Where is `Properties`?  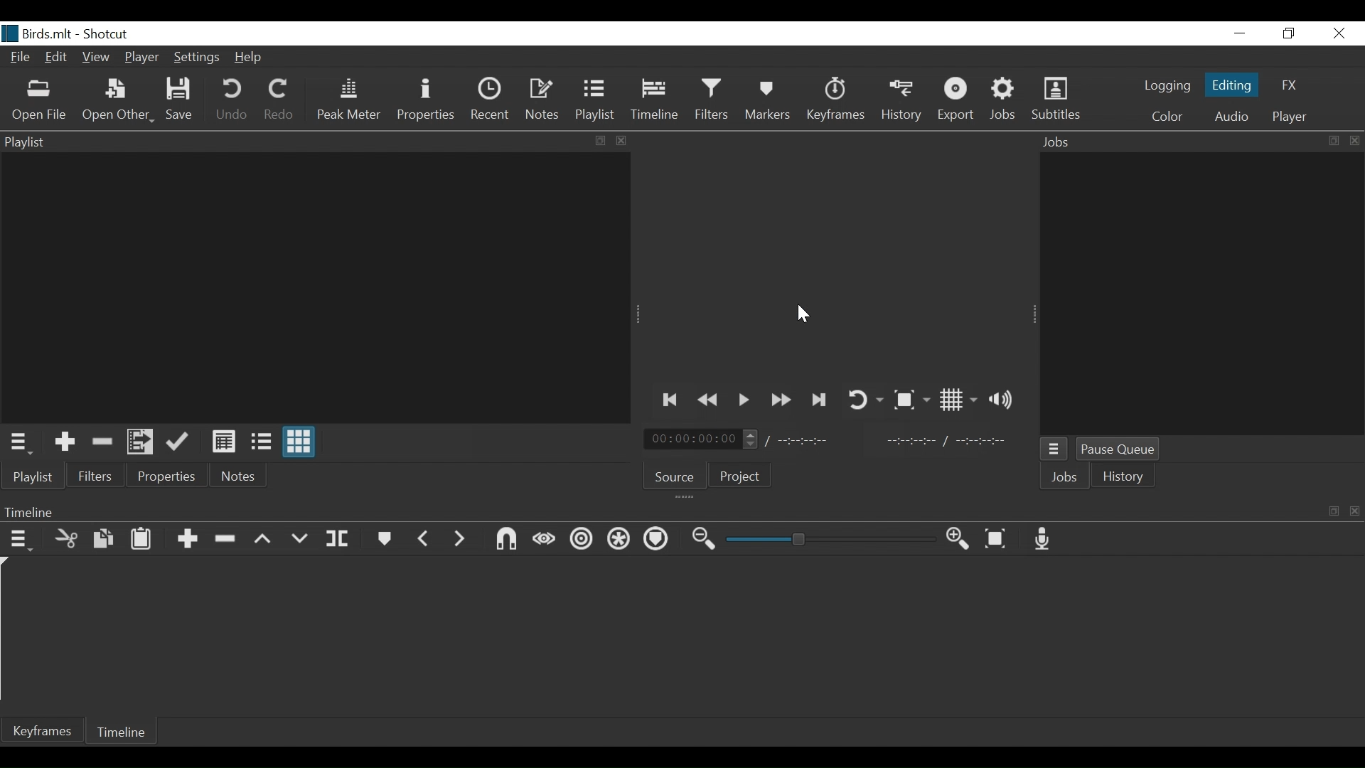
Properties is located at coordinates (168, 475).